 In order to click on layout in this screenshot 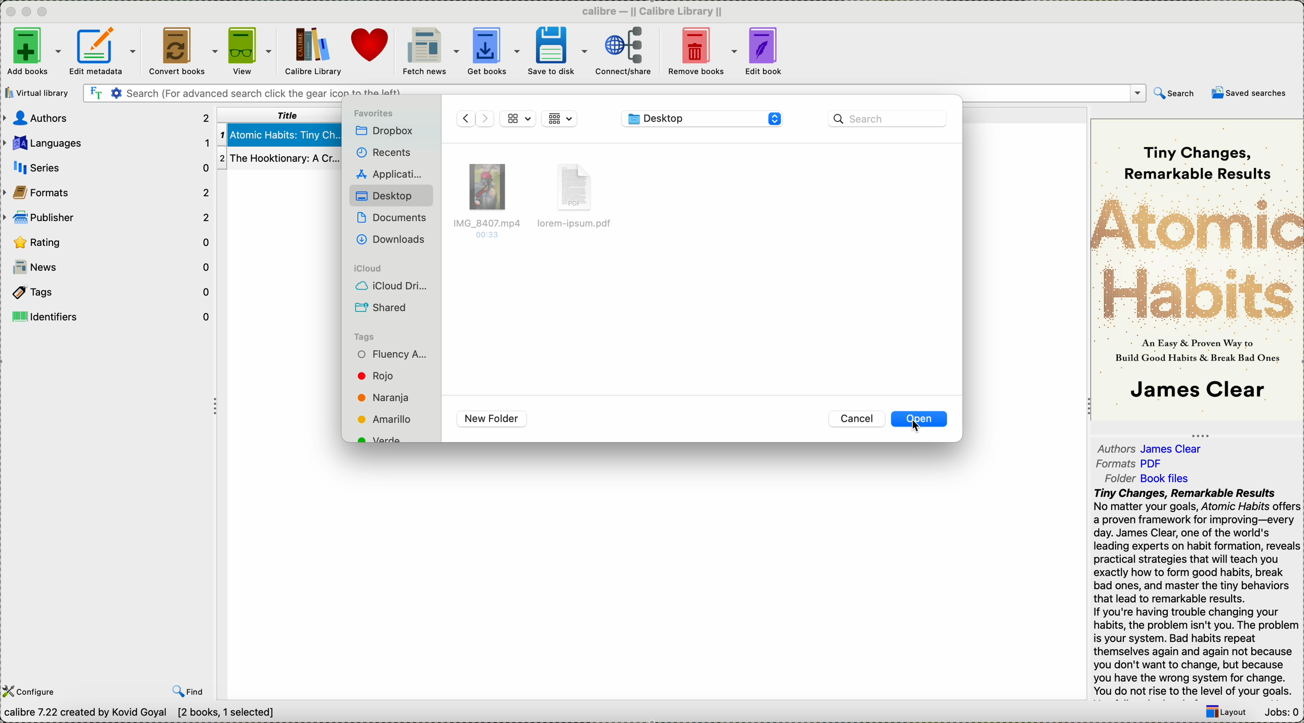, I will do `click(1226, 712)`.